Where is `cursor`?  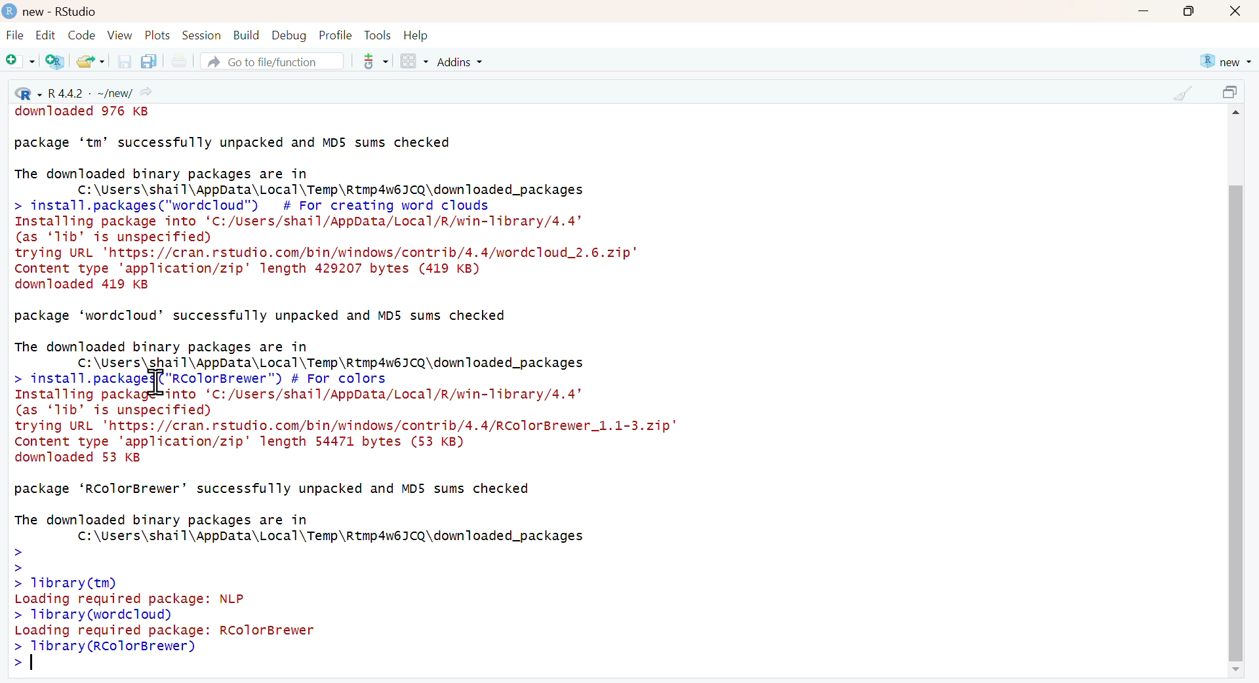
cursor is located at coordinates (159, 384).